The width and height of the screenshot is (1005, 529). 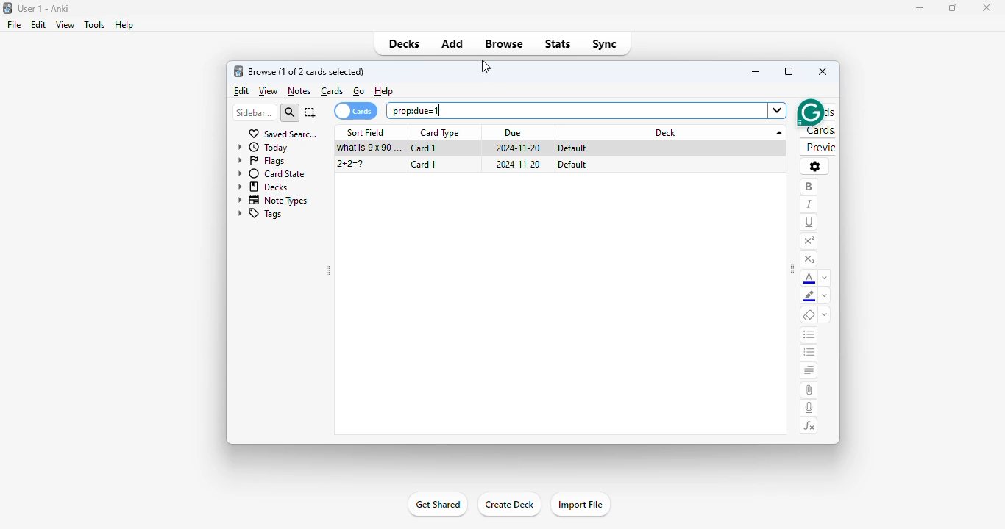 I want to click on cards, so click(x=818, y=130).